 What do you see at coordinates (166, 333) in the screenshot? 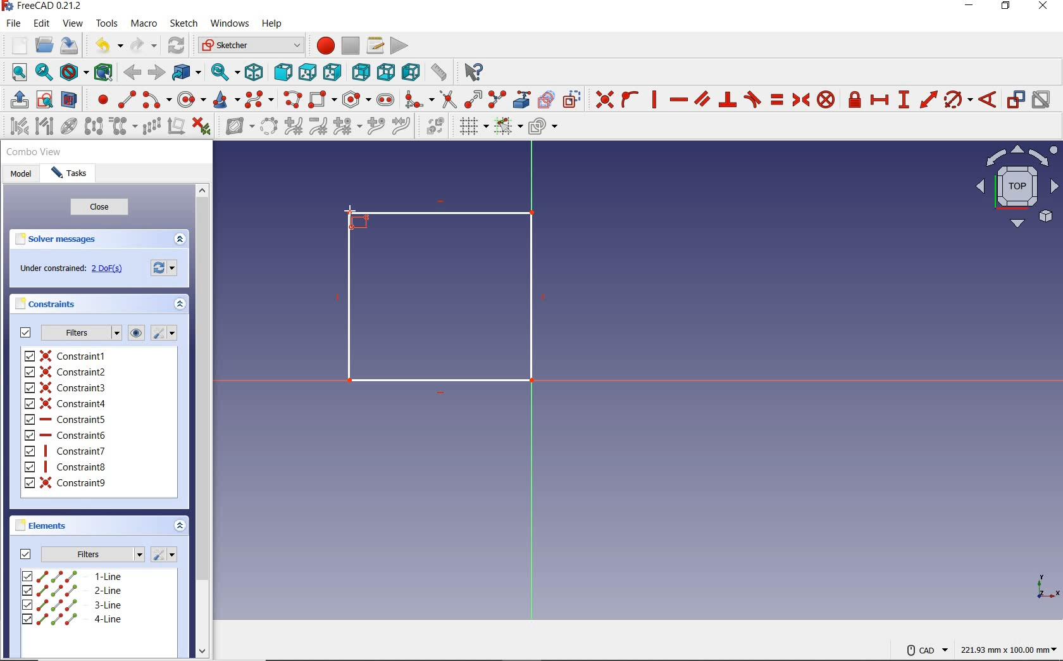
I see `settings` at bounding box center [166, 333].